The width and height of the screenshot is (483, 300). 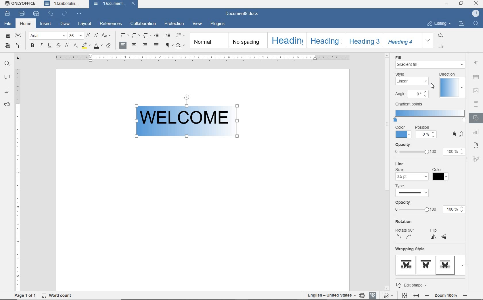 I want to click on TABLE, so click(x=476, y=77).